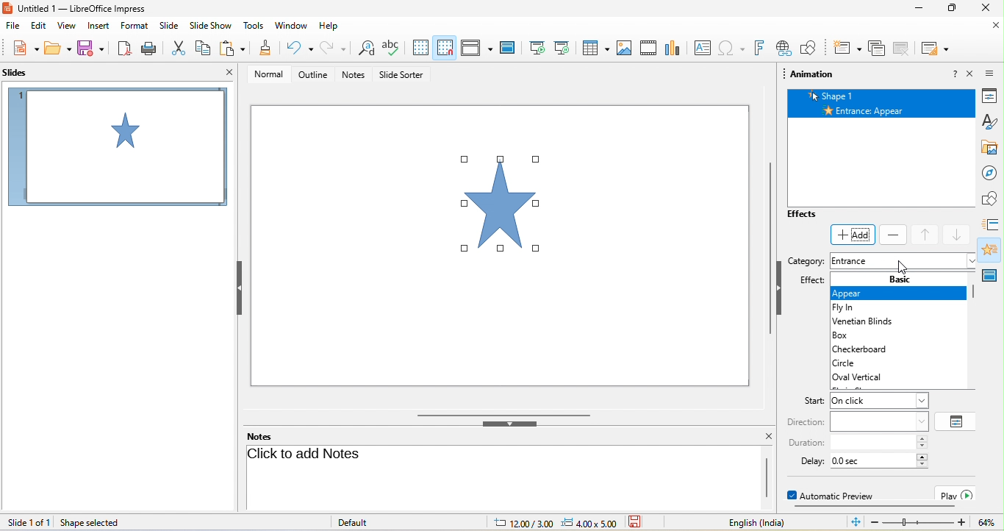 This screenshot has height=531, width=1004. Describe the element at coordinates (117, 149) in the screenshot. I see `slide1` at that location.